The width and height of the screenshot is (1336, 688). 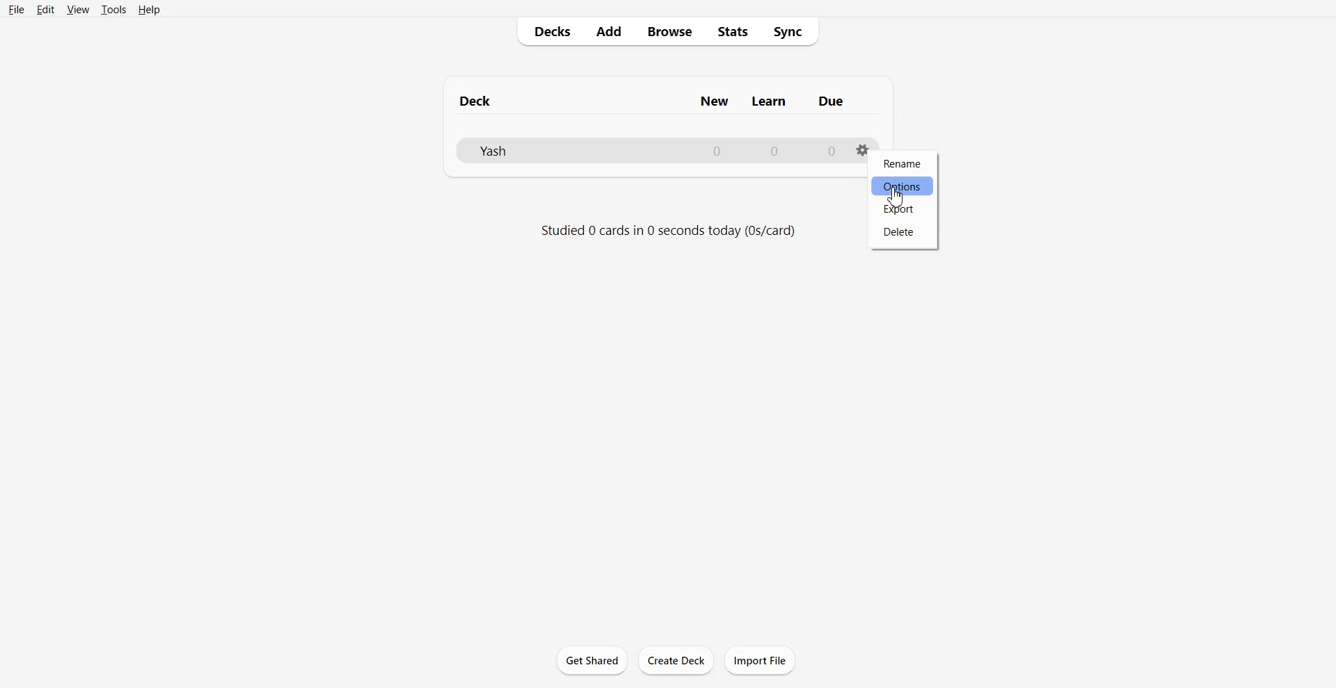 What do you see at coordinates (591, 659) in the screenshot?
I see `Get shared` at bounding box center [591, 659].